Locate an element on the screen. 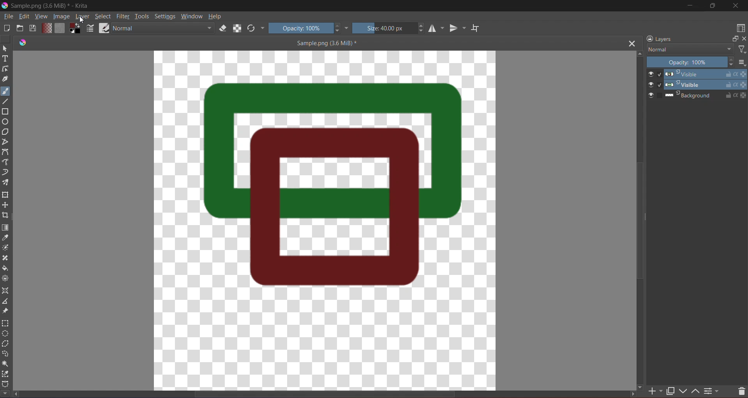  Select is located at coordinates (103, 16).